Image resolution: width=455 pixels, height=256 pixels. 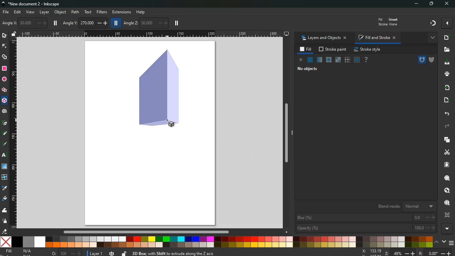 I want to click on text, so click(x=87, y=12).